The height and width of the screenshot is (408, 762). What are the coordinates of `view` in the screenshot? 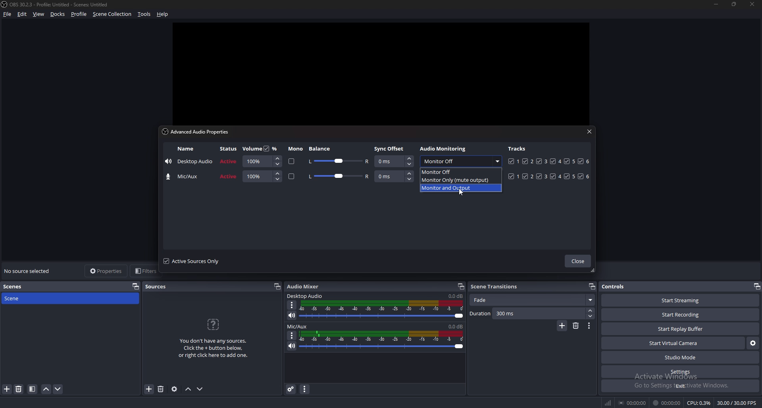 It's located at (39, 14).